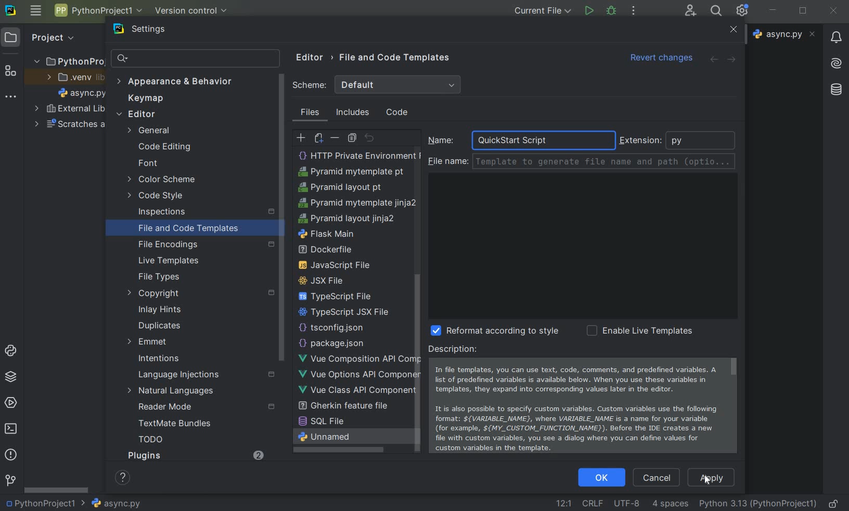 This screenshot has height=511, width=849. I want to click on TextMate Bundles, so click(185, 424).